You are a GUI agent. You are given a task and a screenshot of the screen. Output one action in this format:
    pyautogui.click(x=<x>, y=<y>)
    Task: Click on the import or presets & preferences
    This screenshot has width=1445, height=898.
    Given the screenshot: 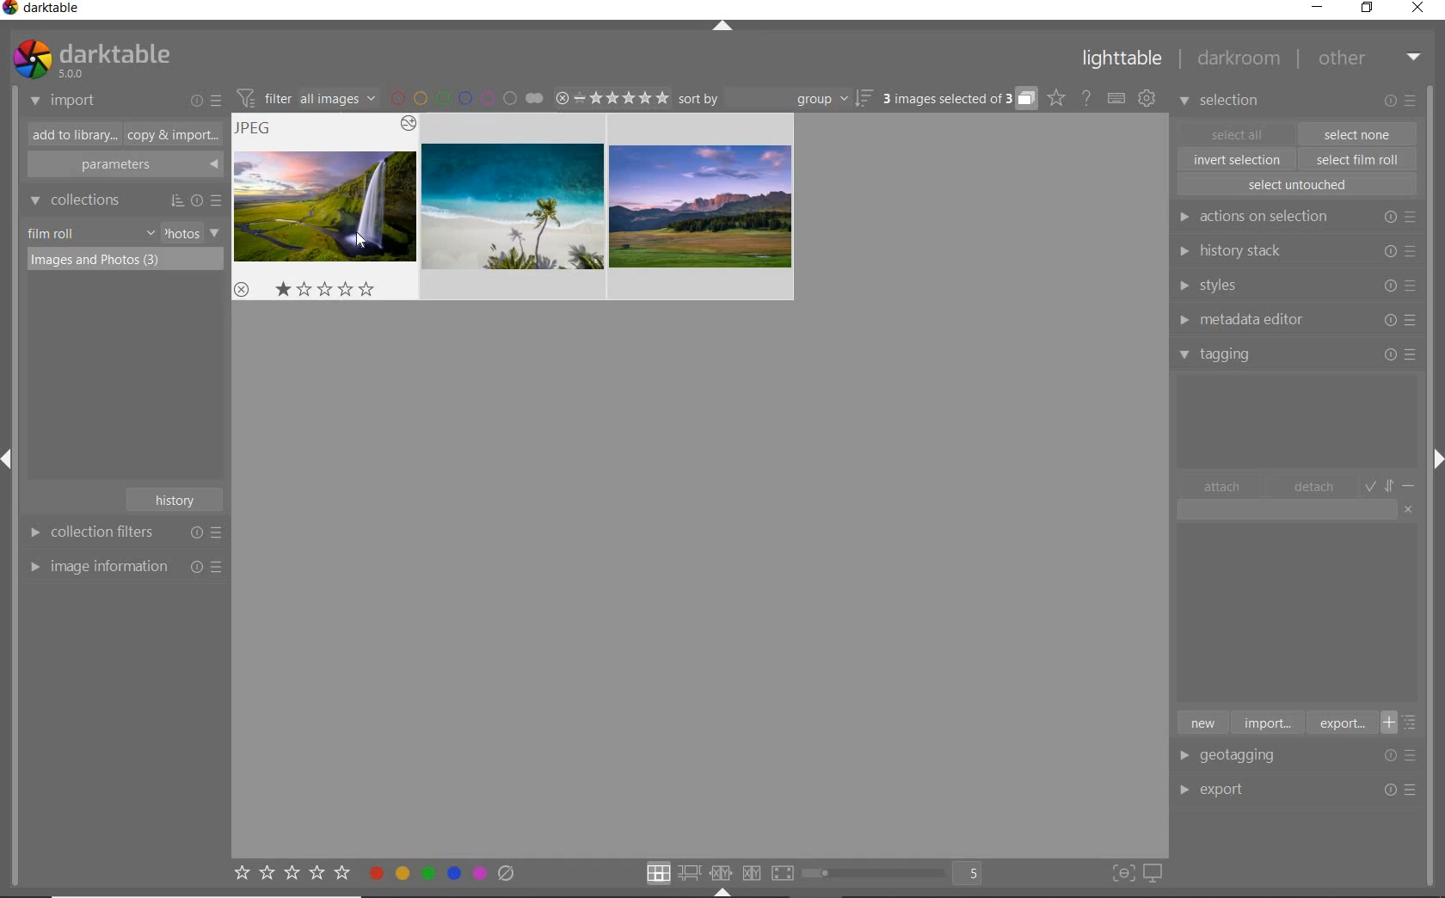 What is the action you would take?
    pyautogui.click(x=206, y=100)
    